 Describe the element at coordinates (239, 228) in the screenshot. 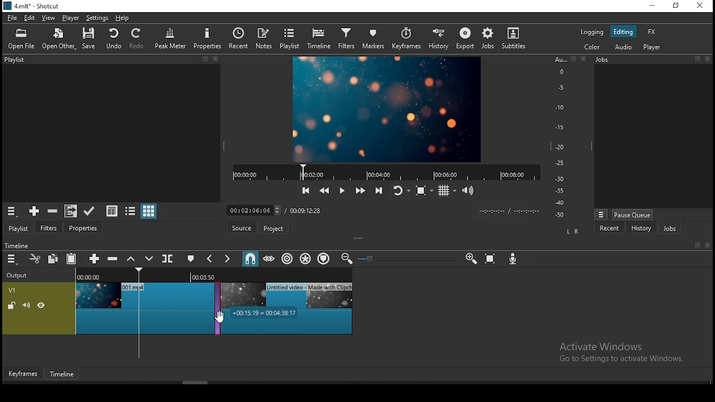

I see `source` at that location.